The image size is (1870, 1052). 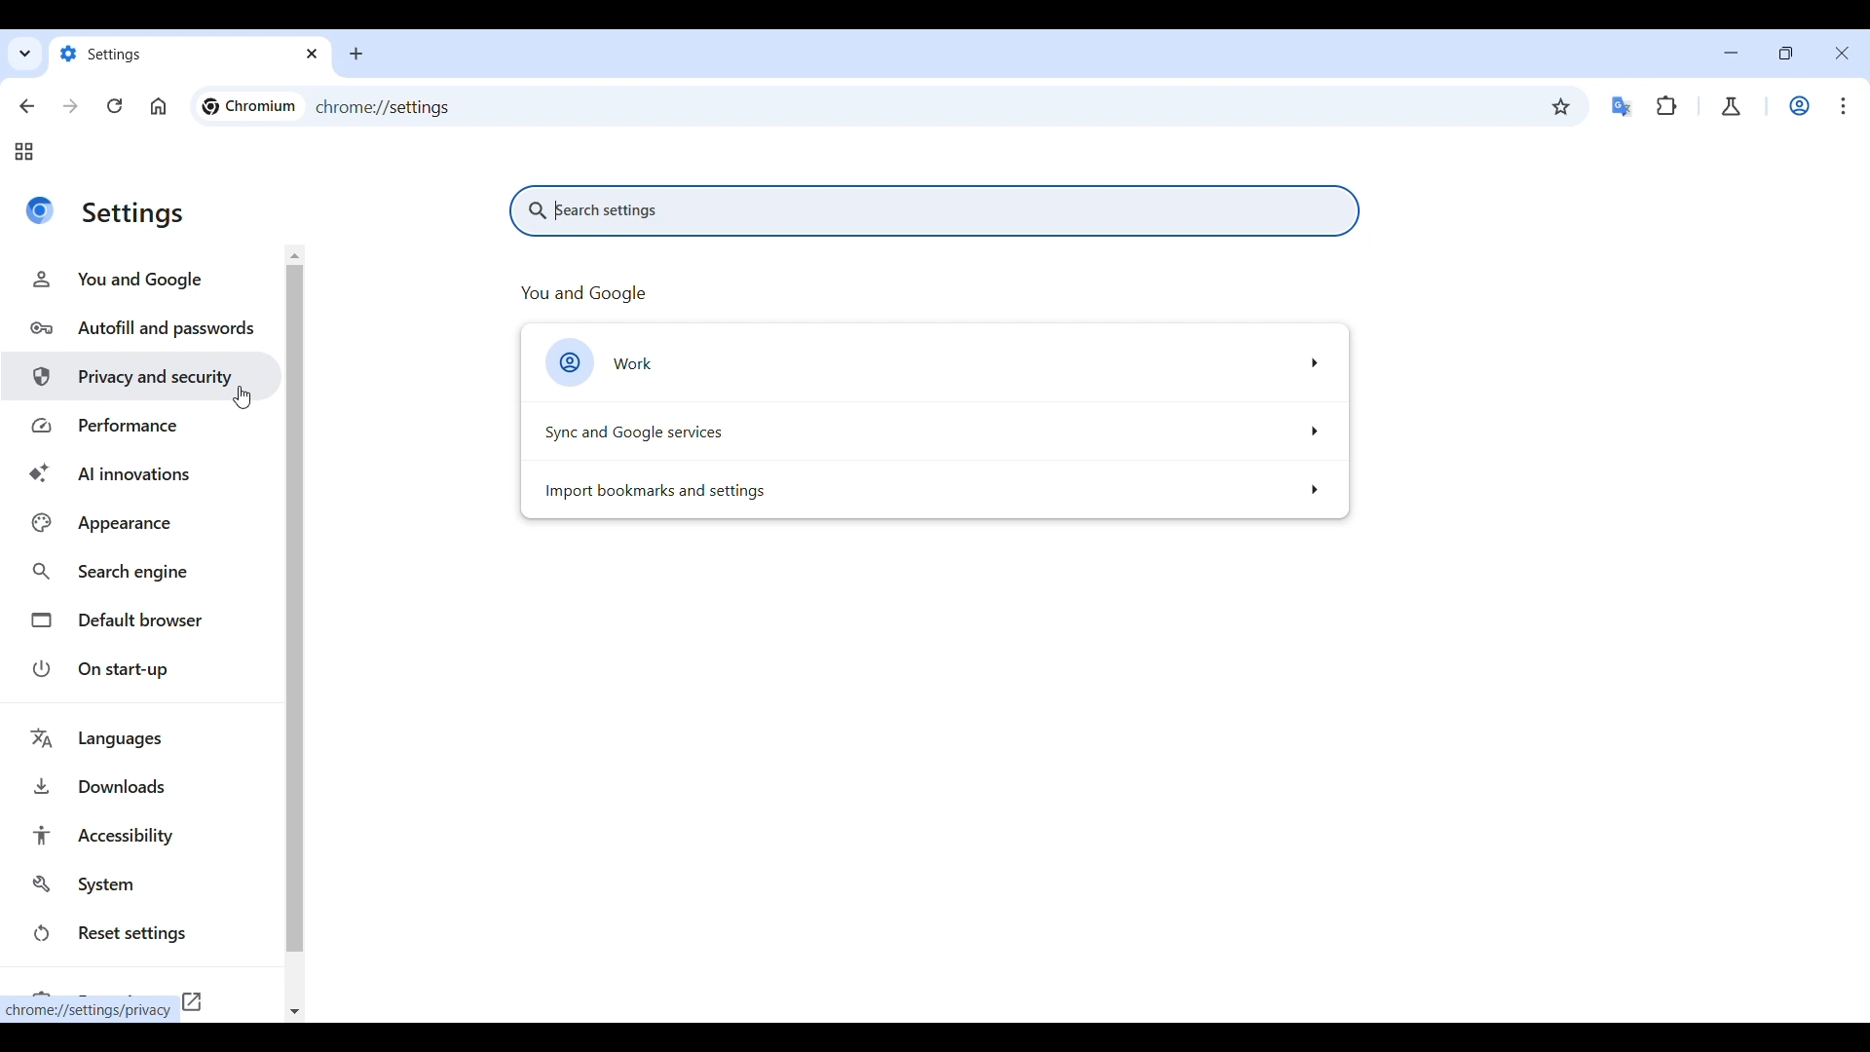 I want to click on Google translator extension, so click(x=1623, y=107).